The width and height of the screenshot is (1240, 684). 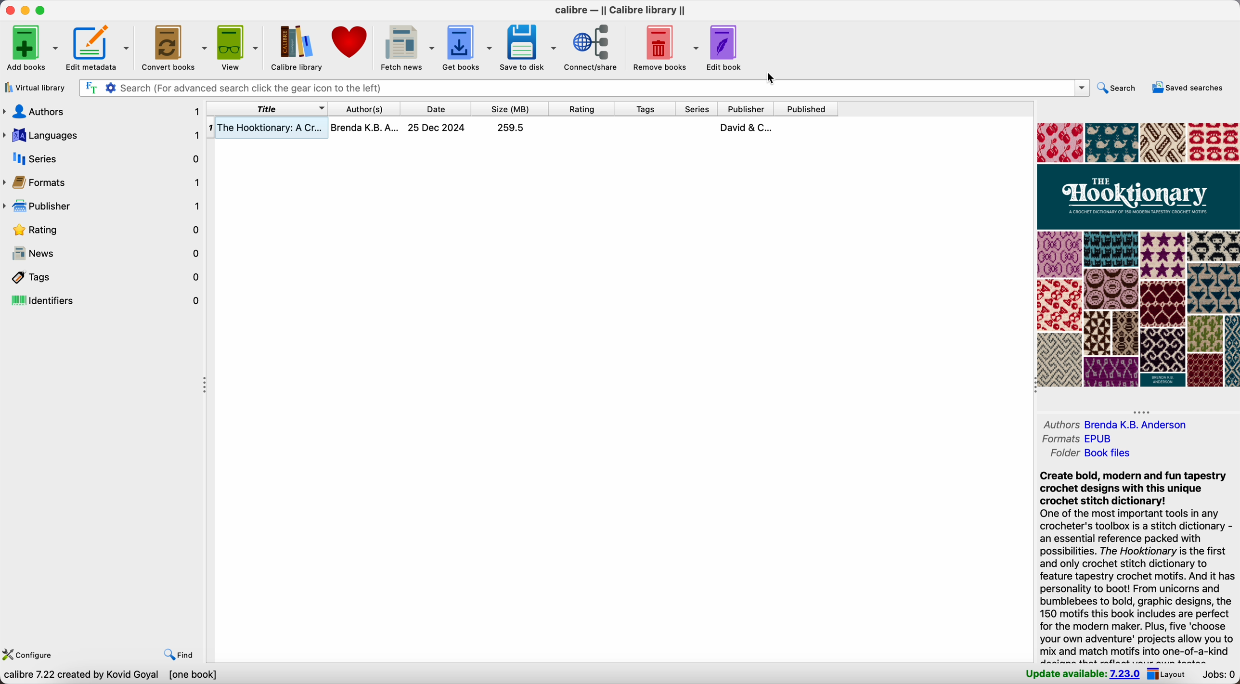 What do you see at coordinates (1190, 89) in the screenshot?
I see `saved searches` at bounding box center [1190, 89].